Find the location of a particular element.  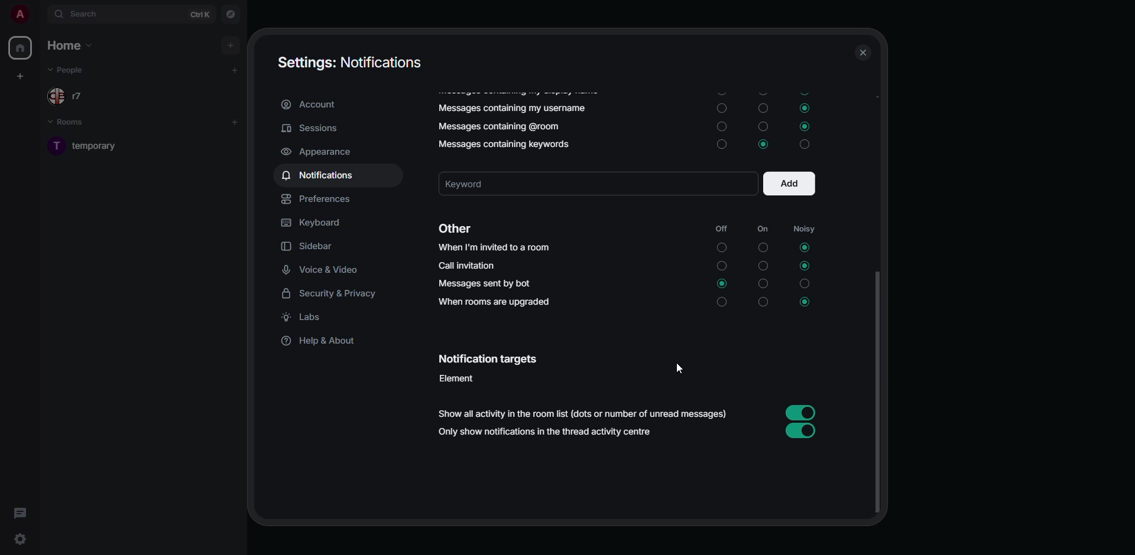

element is located at coordinates (457, 378).